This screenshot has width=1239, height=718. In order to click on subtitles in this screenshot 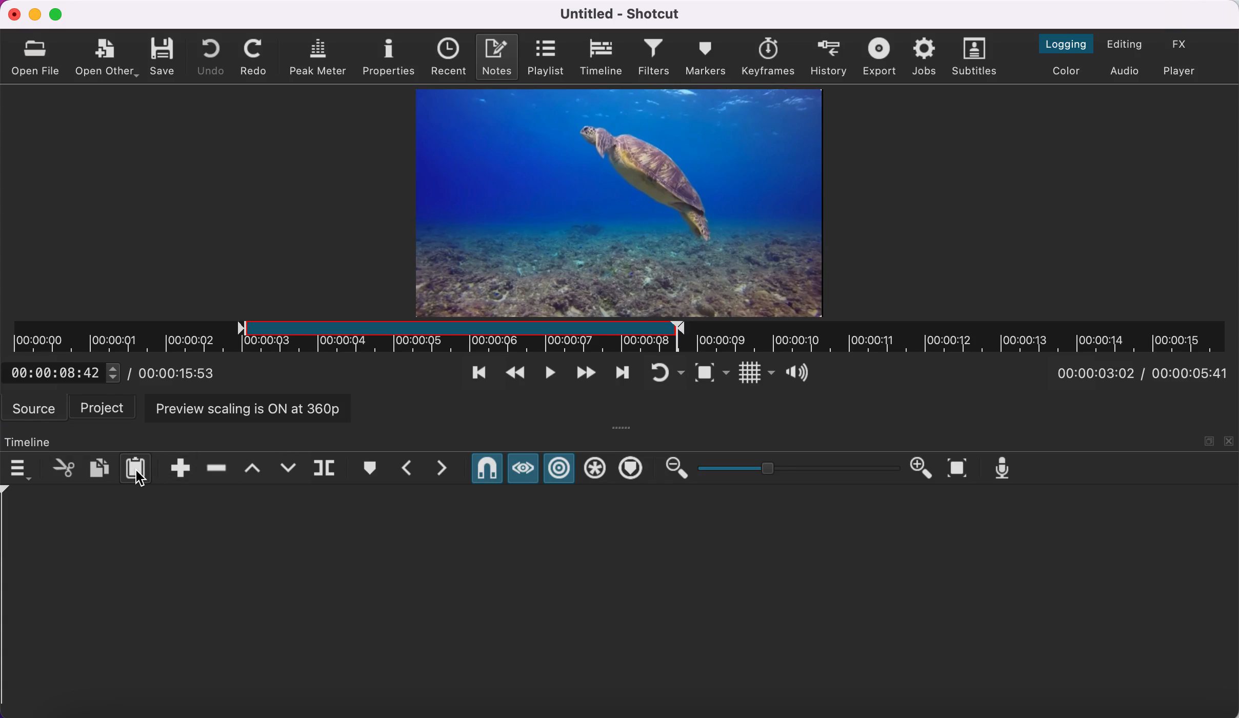, I will do `click(978, 57)`.